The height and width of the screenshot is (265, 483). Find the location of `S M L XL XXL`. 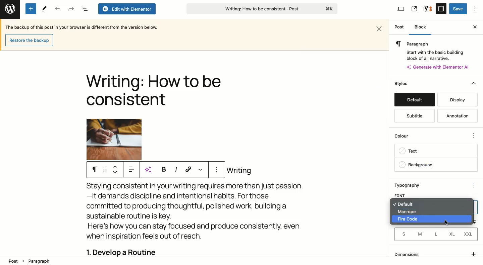

S M L XL XXL is located at coordinates (435, 234).